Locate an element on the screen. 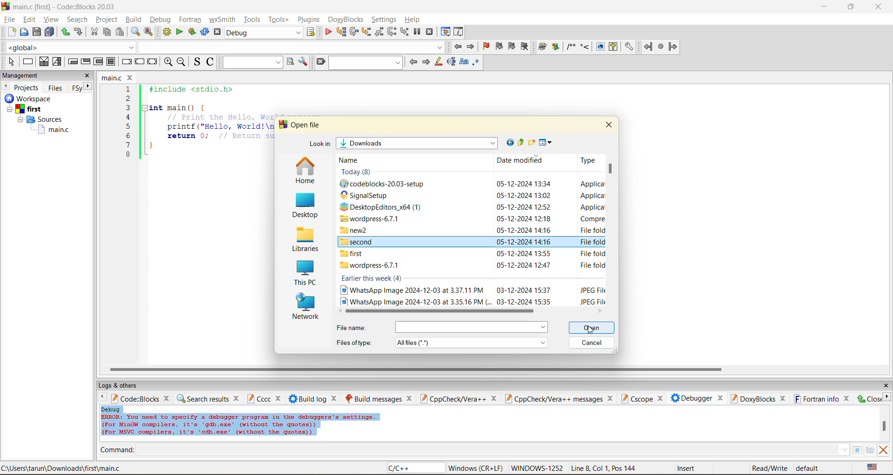  up one level is located at coordinates (520, 143).